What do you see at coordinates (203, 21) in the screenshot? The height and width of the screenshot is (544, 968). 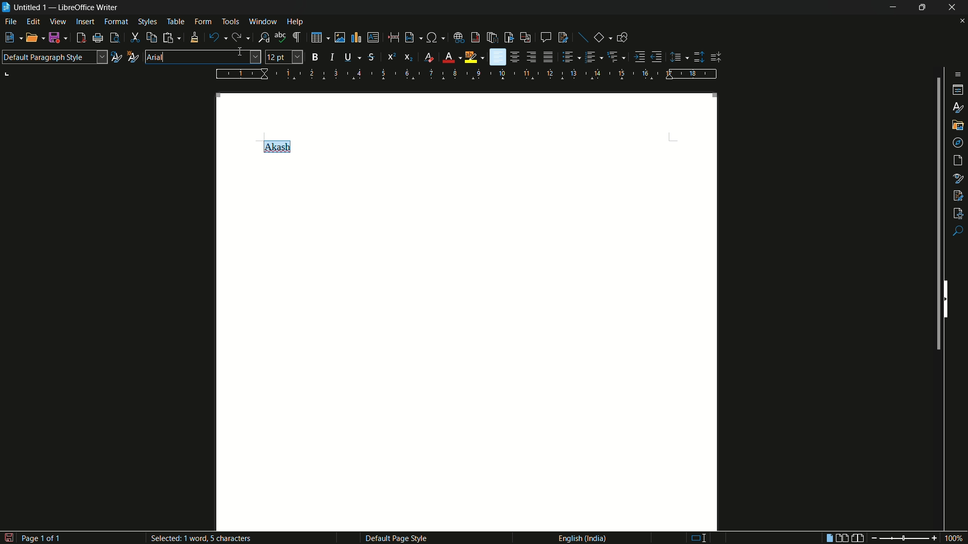 I see `form menu` at bounding box center [203, 21].